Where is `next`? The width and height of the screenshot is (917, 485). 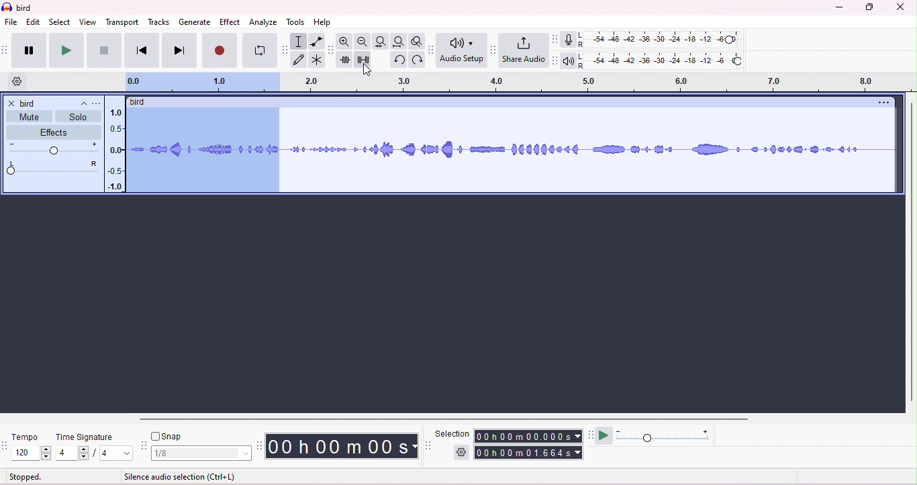
next is located at coordinates (180, 50).